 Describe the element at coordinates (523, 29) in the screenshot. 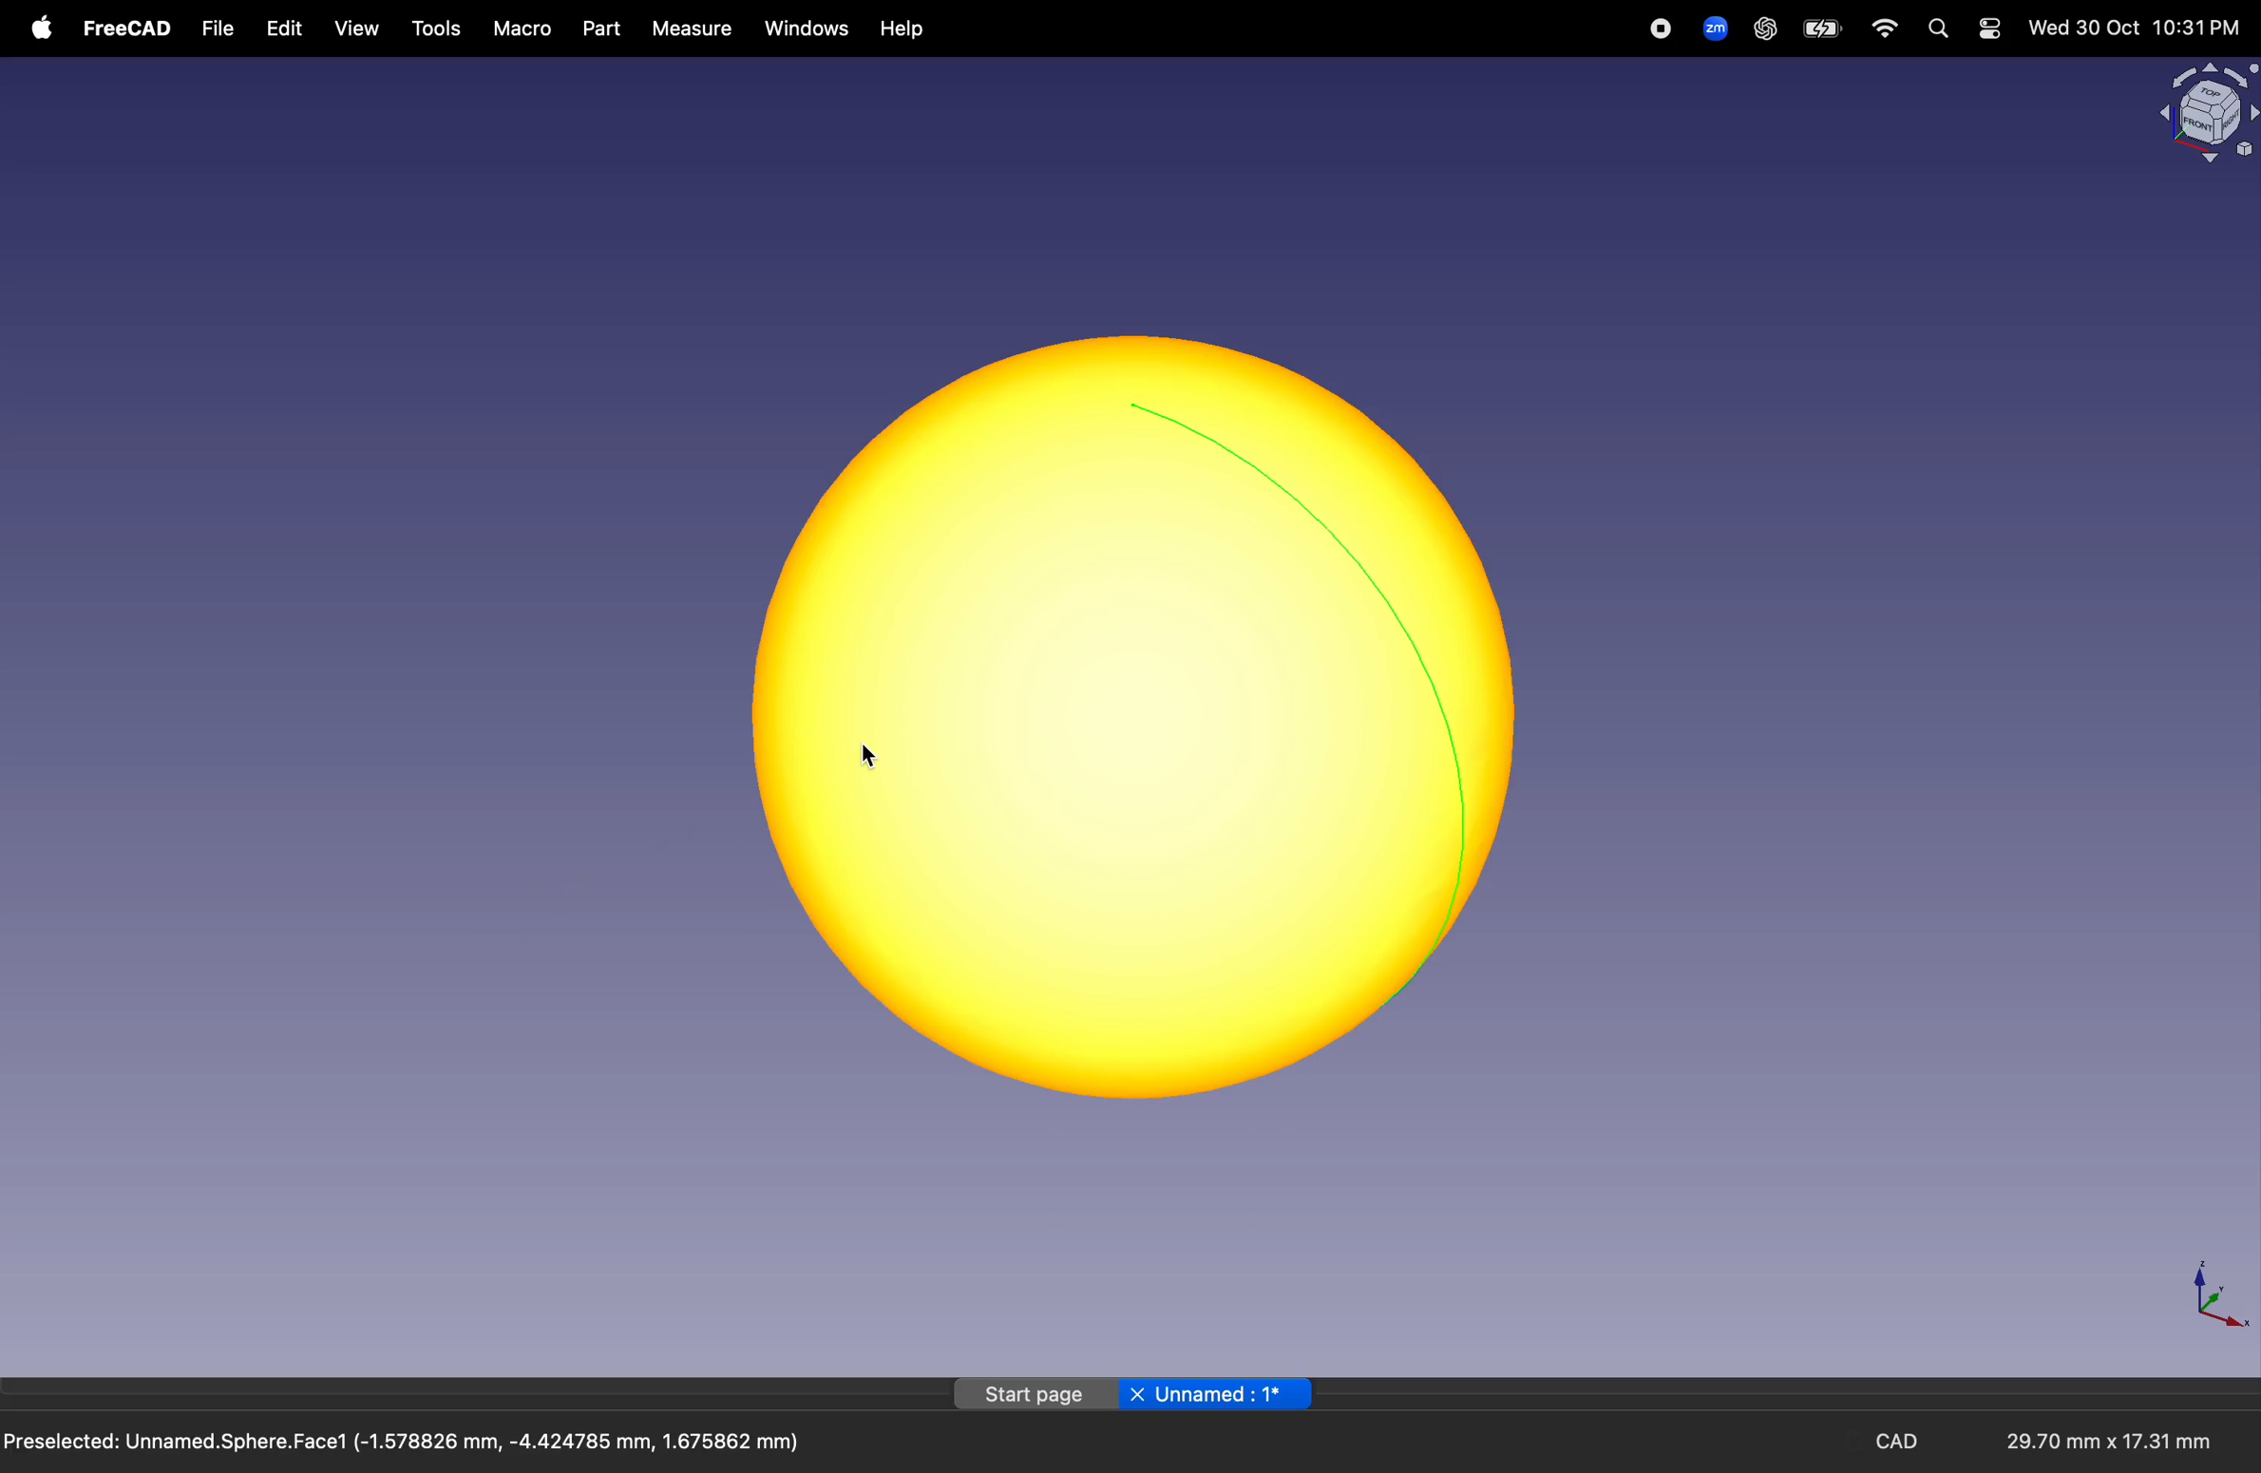

I see `marco` at that location.